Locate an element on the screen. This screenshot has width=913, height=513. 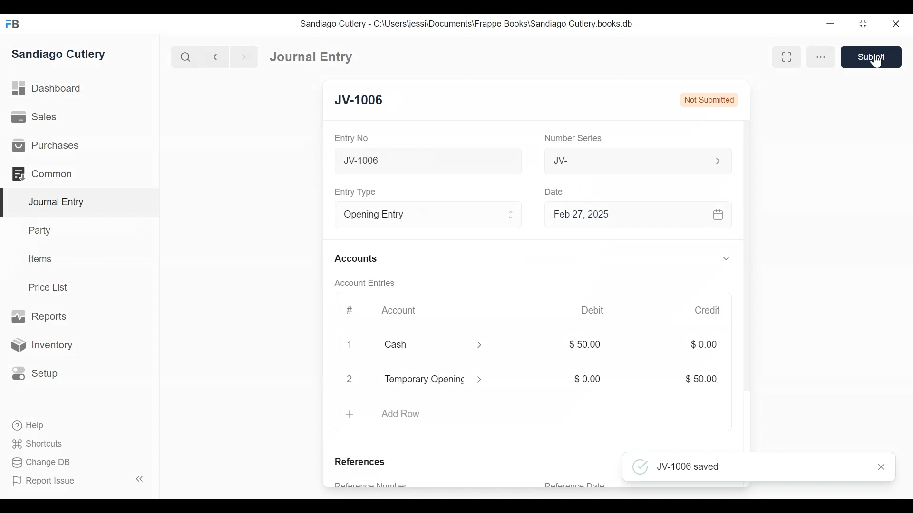
Close is located at coordinates (895, 24).